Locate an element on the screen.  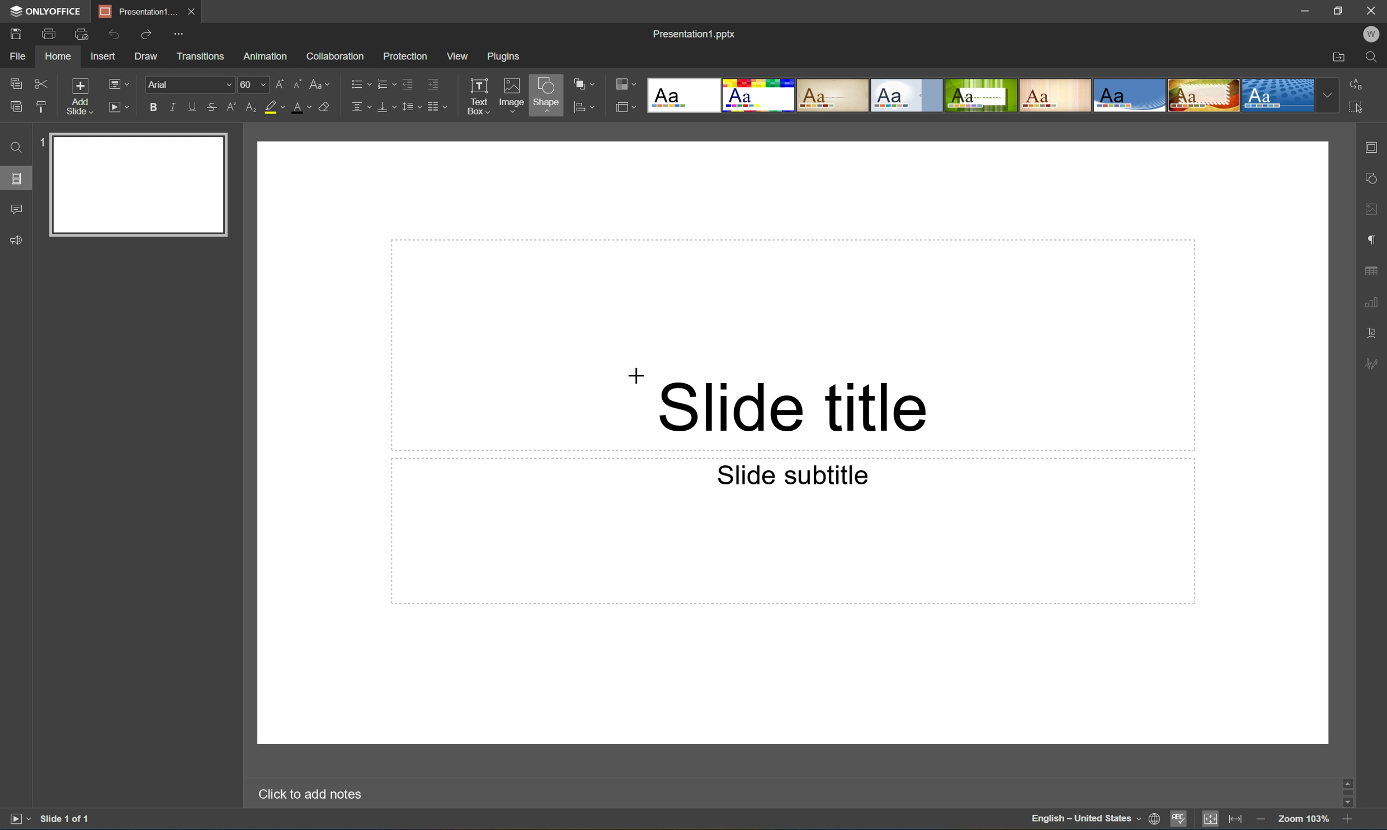
Slides is located at coordinates (16, 177).